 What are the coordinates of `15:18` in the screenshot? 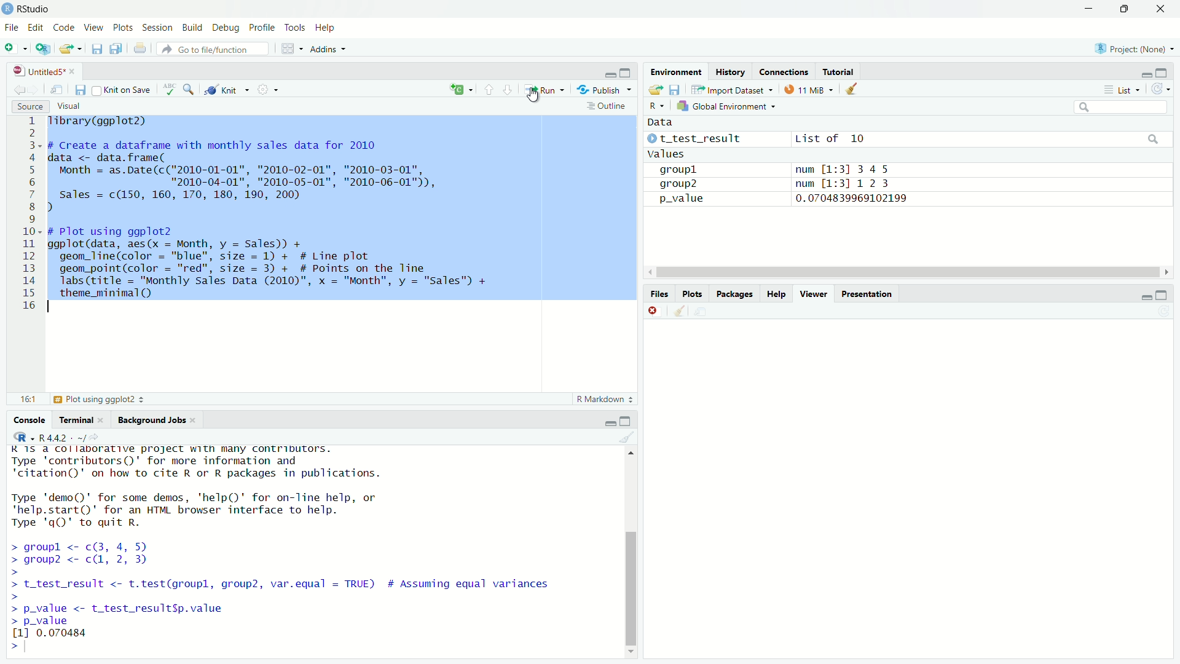 It's located at (28, 400).